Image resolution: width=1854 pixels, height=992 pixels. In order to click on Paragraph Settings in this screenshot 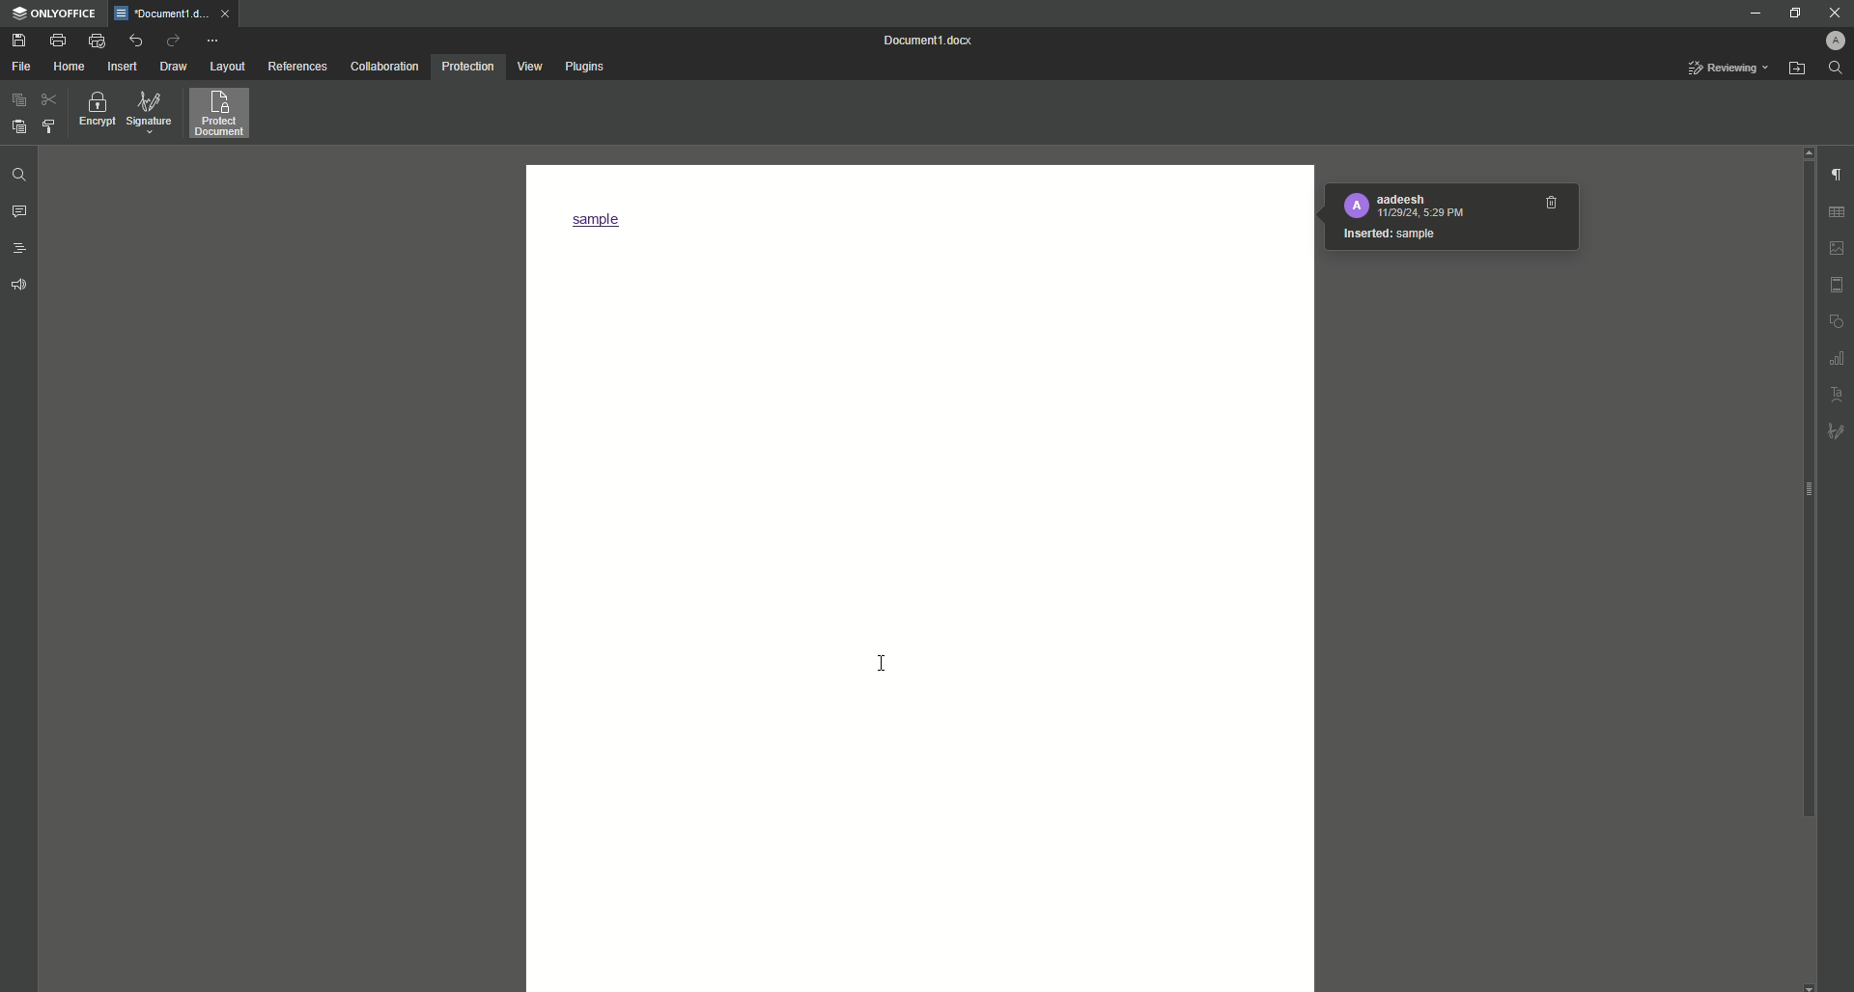, I will do `click(1837, 176)`.